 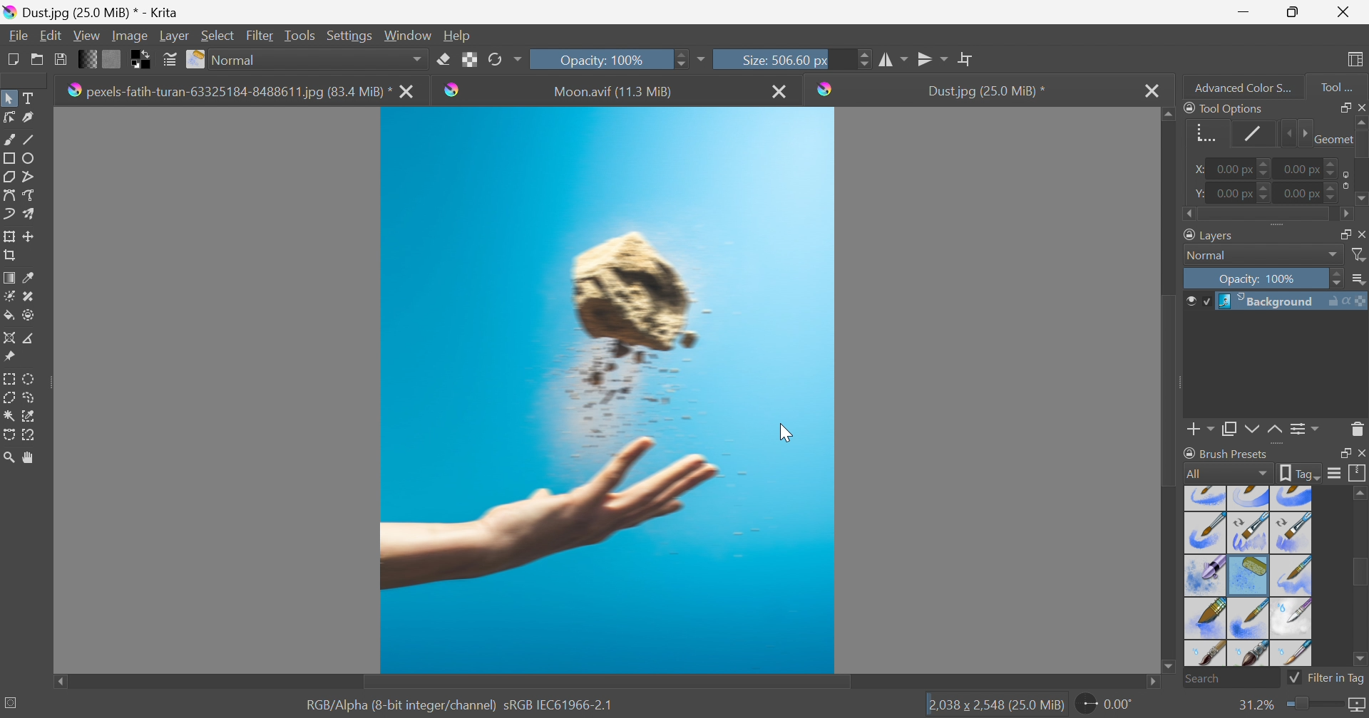 What do you see at coordinates (1266, 192) in the screenshot?
I see `Slider` at bounding box center [1266, 192].